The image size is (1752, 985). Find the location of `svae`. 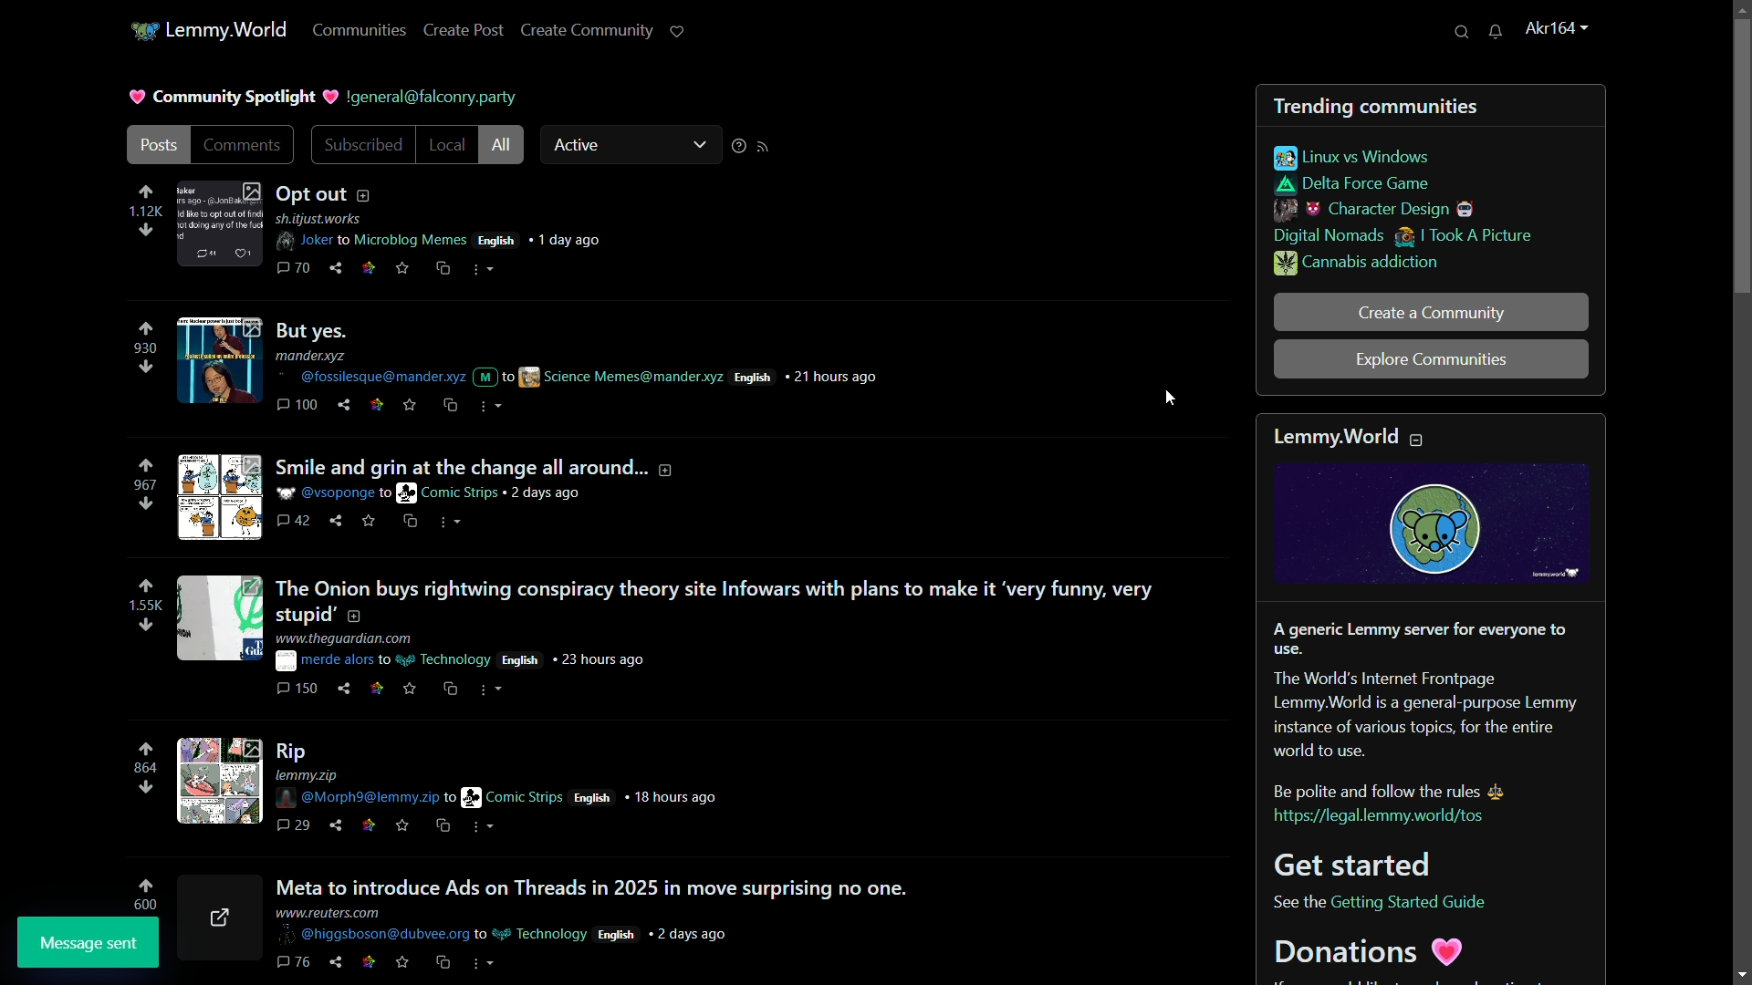

svae is located at coordinates (403, 270).